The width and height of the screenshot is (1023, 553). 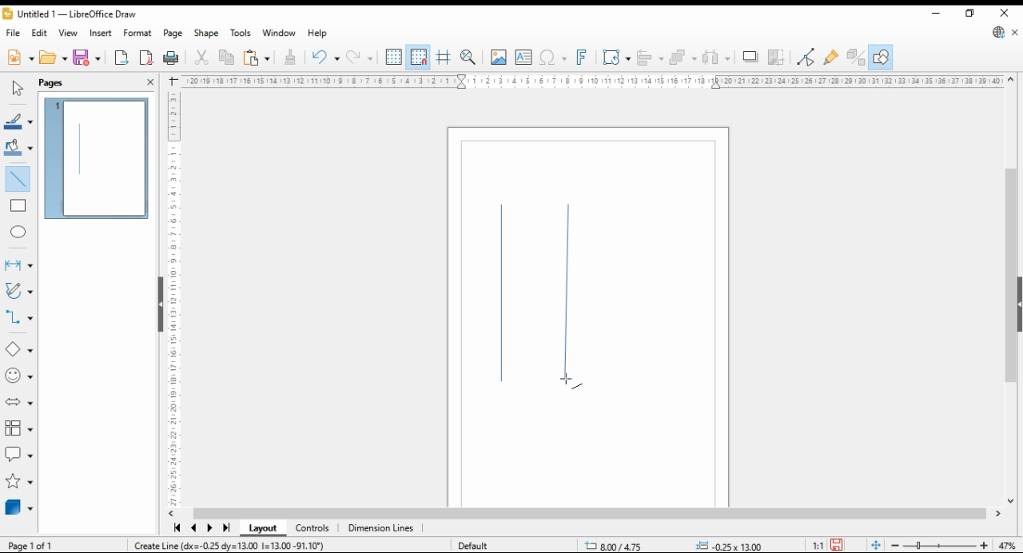 What do you see at coordinates (505, 298) in the screenshot?
I see `new shape - line` at bounding box center [505, 298].